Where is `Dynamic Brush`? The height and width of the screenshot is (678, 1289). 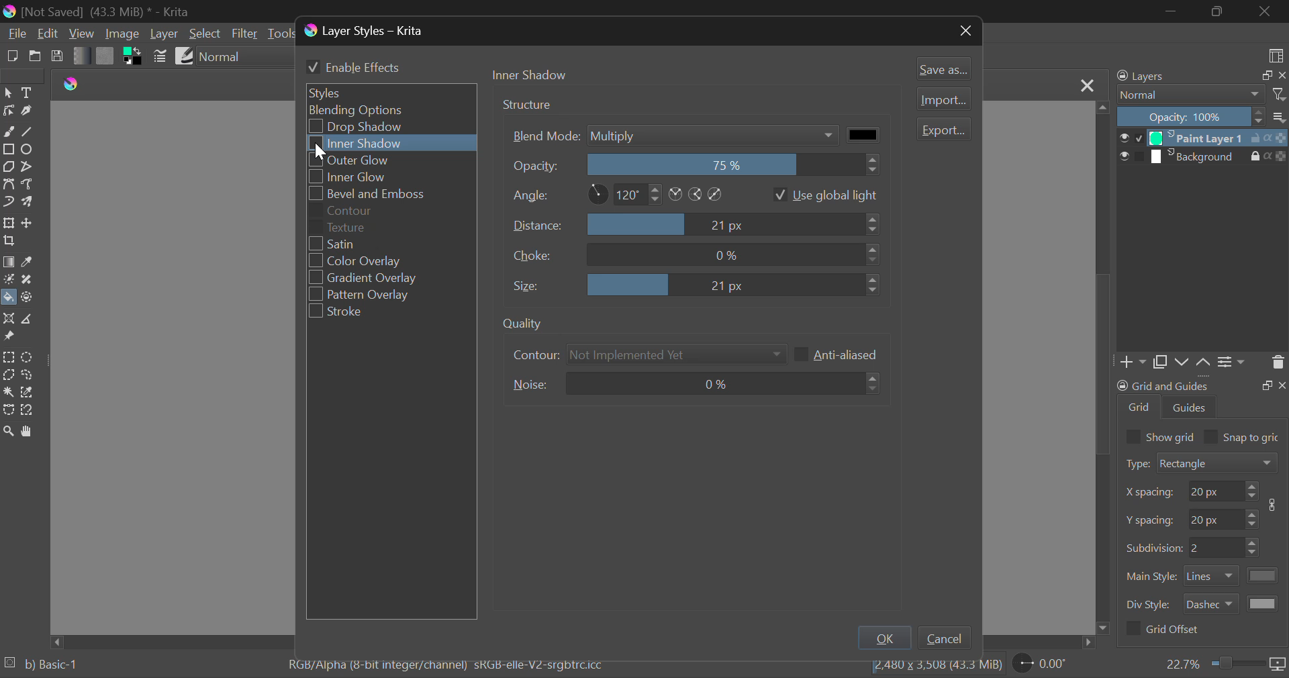
Dynamic Brush is located at coordinates (9, 203).